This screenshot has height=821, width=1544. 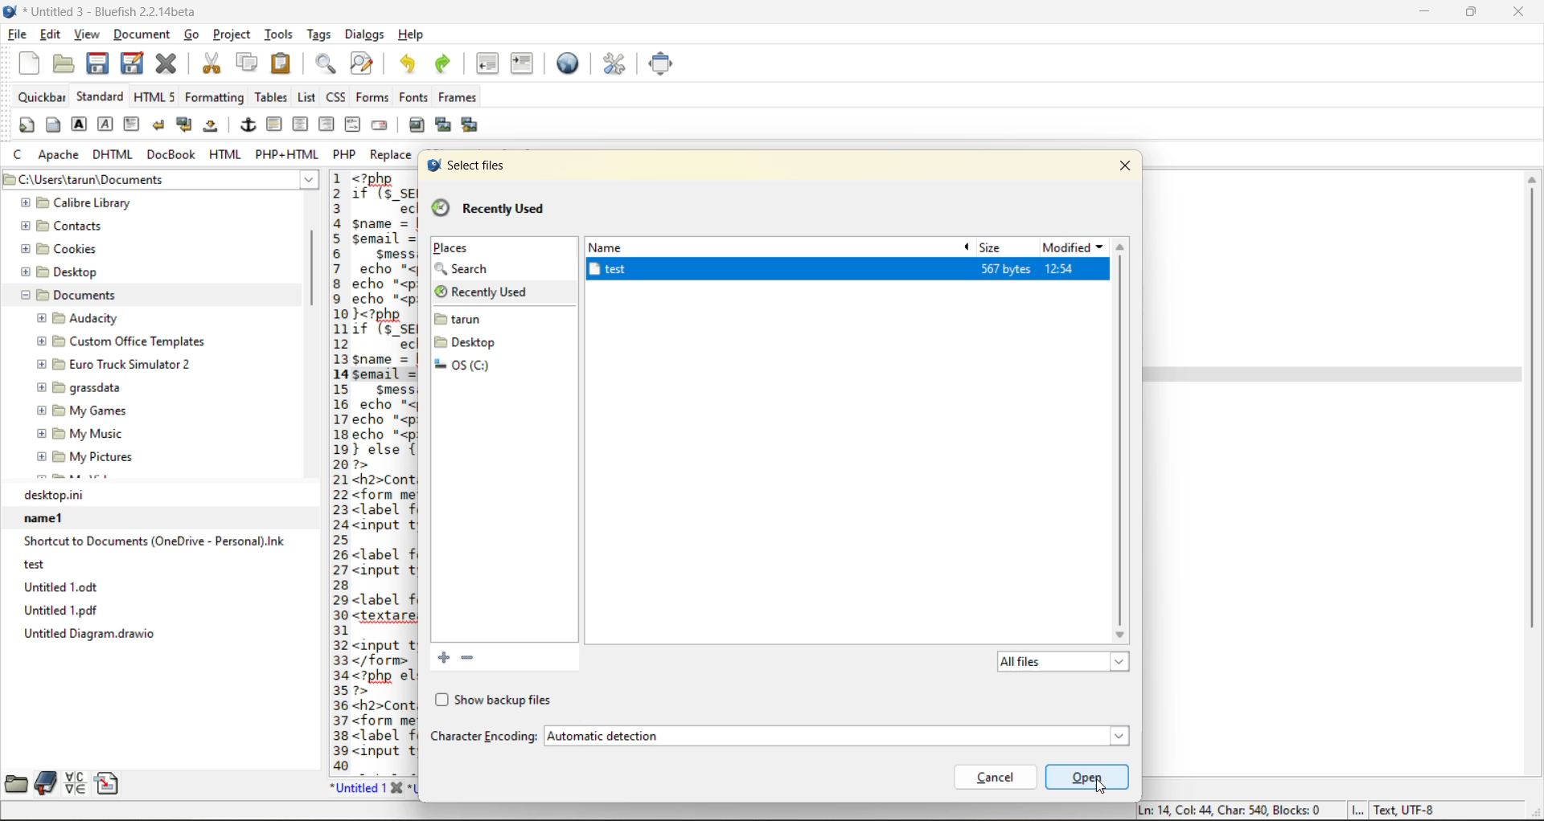 What do you see at coordinates (491, 64) in the screenshot?
I see `unindent ` at bounding box center [491, 64].